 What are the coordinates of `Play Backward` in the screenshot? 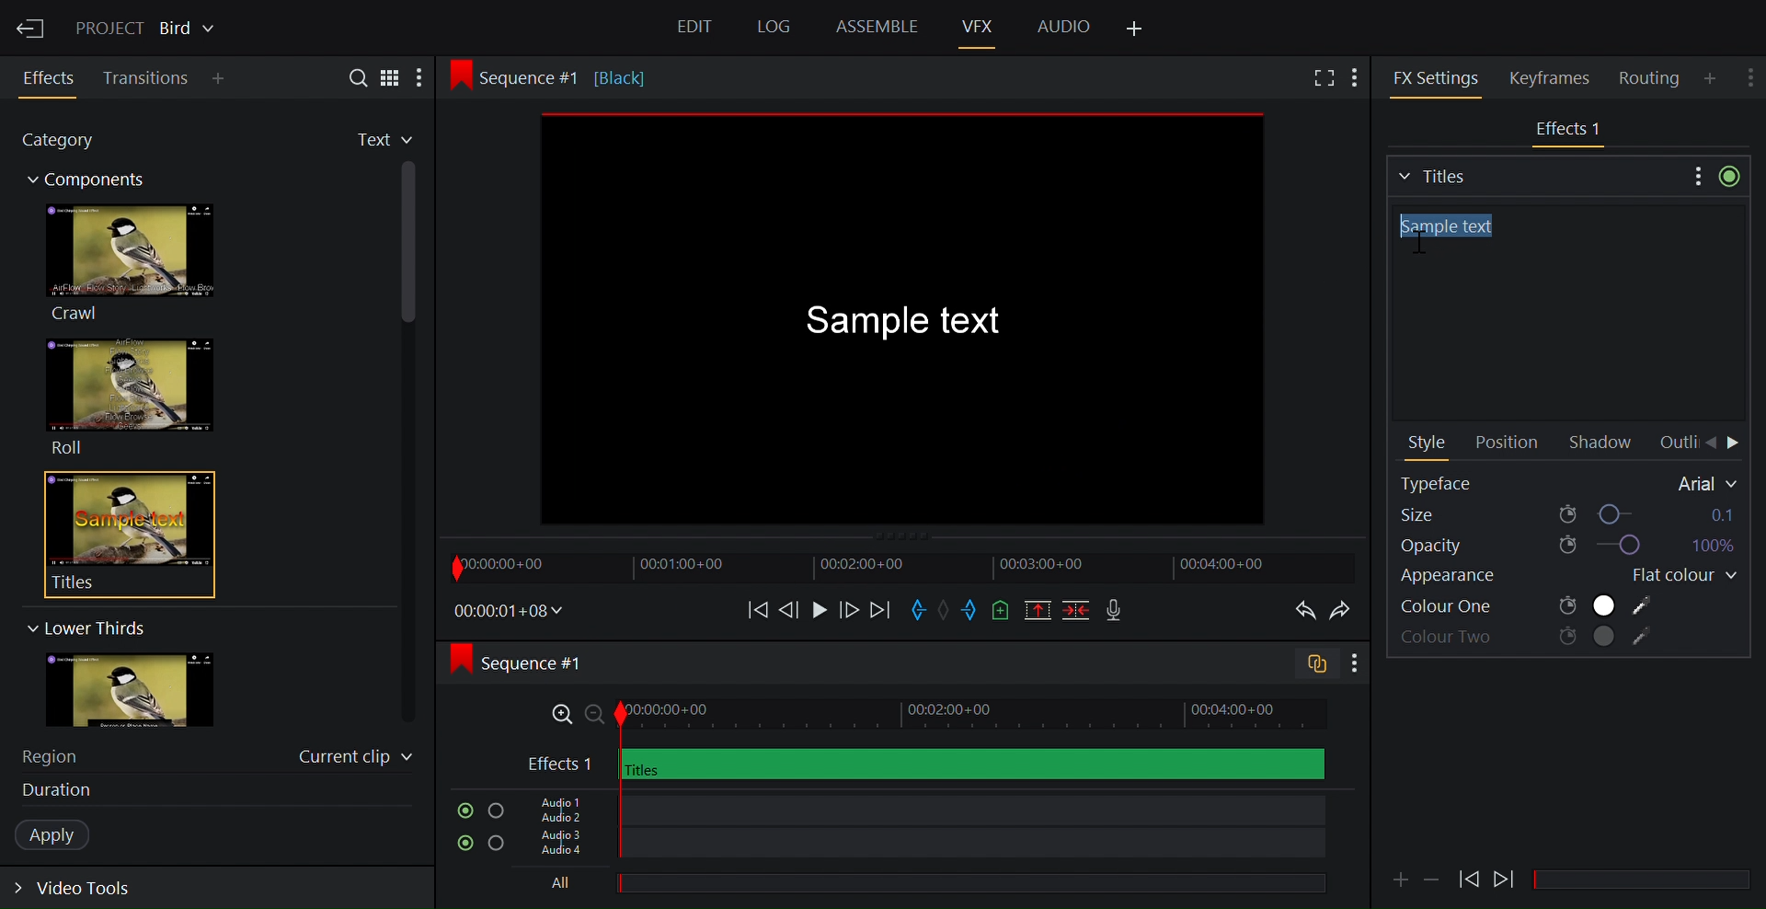 It's located at (1506, 875).